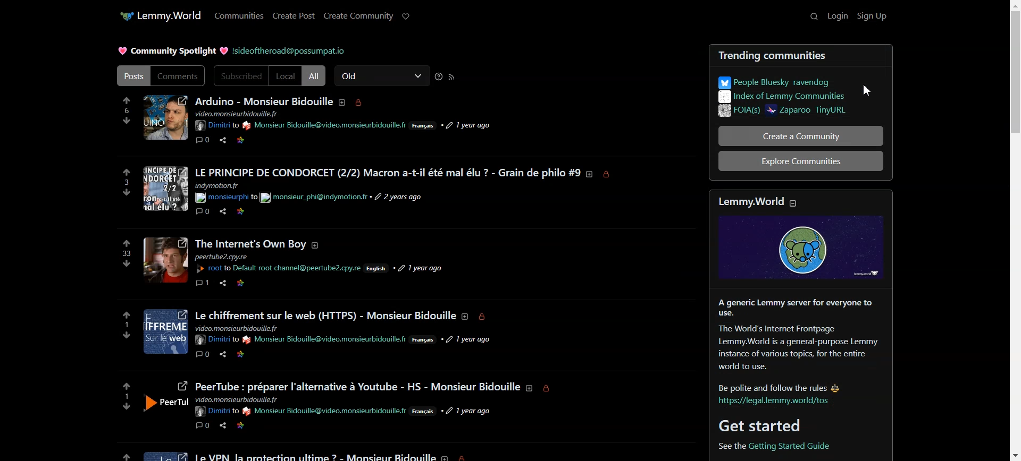  What do you see at coordinates (222, 213) in the screenshot?
I see `share` at bounding box center [222, 213].